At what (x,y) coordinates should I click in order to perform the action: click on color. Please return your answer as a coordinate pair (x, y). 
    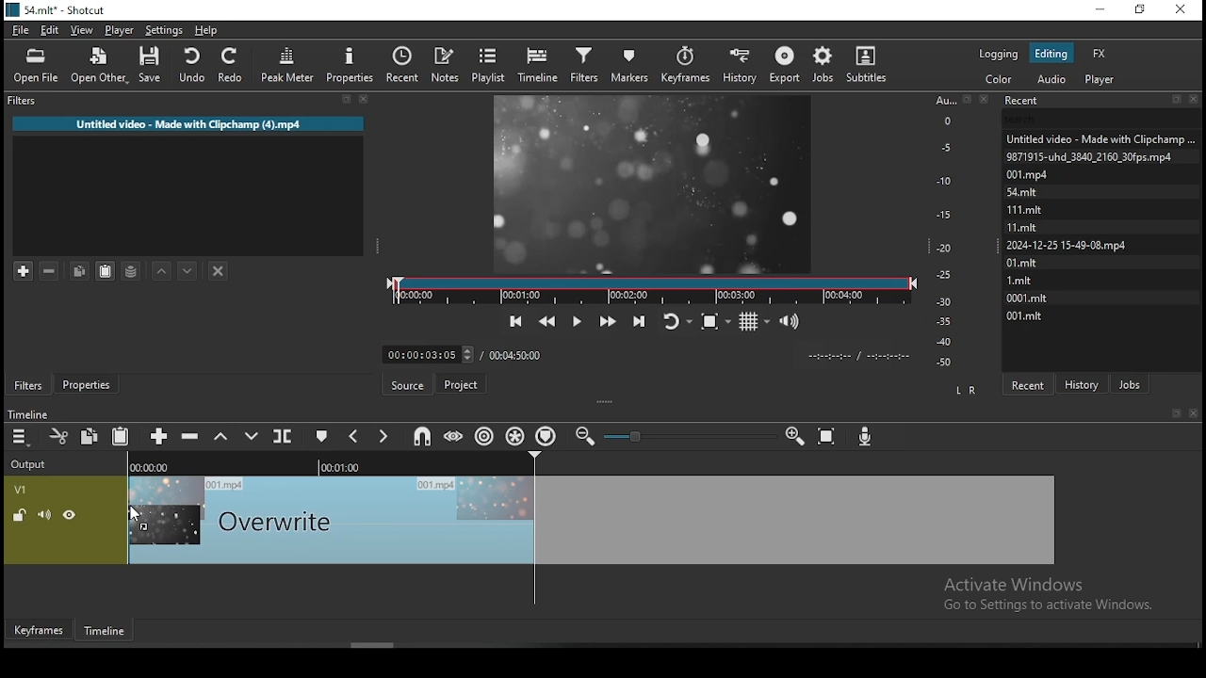
    Looking at the image, I should click on (1000, 78).